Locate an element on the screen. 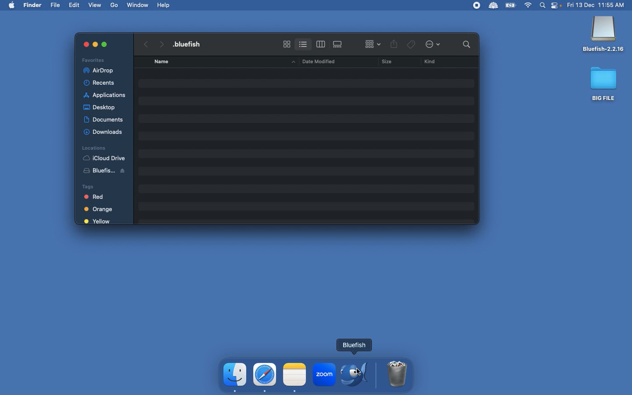 The width and height of the screenshot is (632, 395). Icon View is located at coordinates (287, 44).